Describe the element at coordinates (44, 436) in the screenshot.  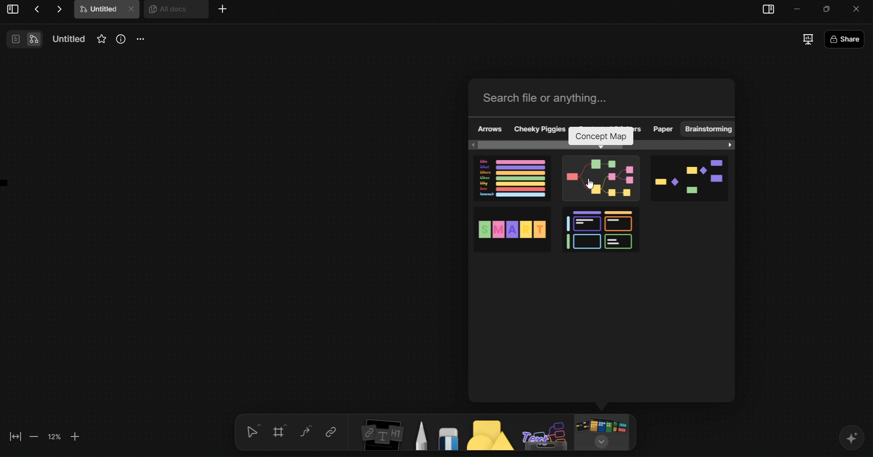
I see `Zoom` at that location.